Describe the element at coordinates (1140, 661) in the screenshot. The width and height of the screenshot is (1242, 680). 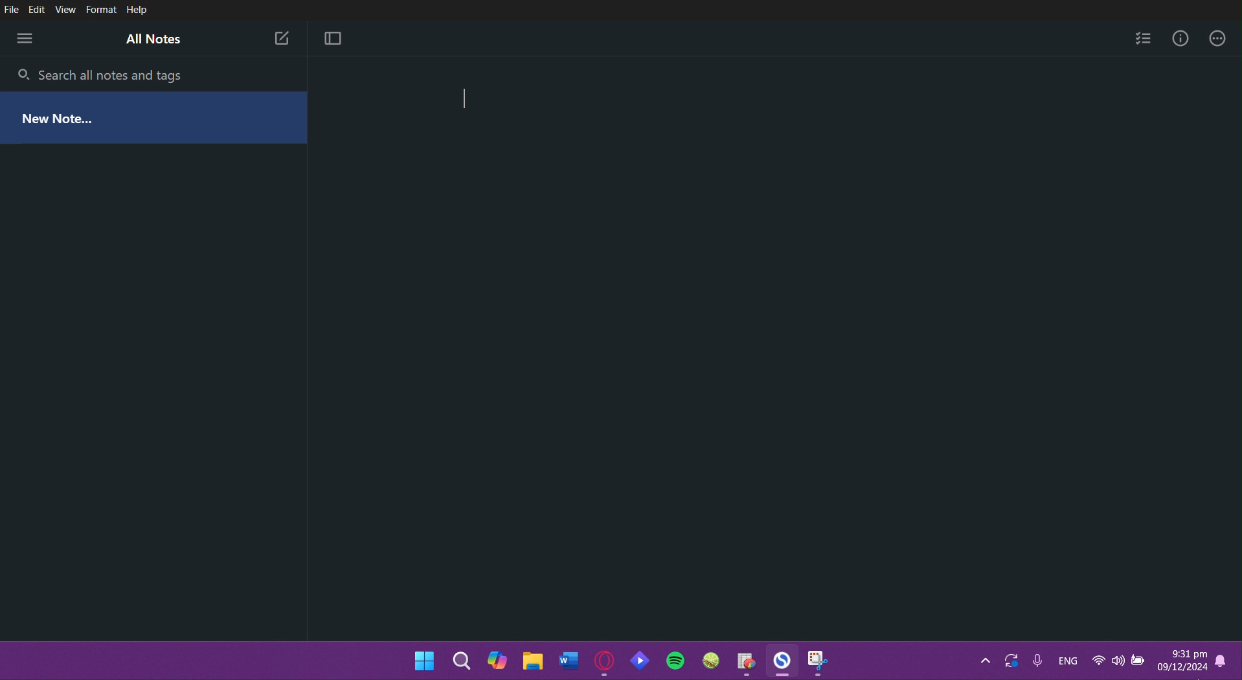
I see `battery` at that location.